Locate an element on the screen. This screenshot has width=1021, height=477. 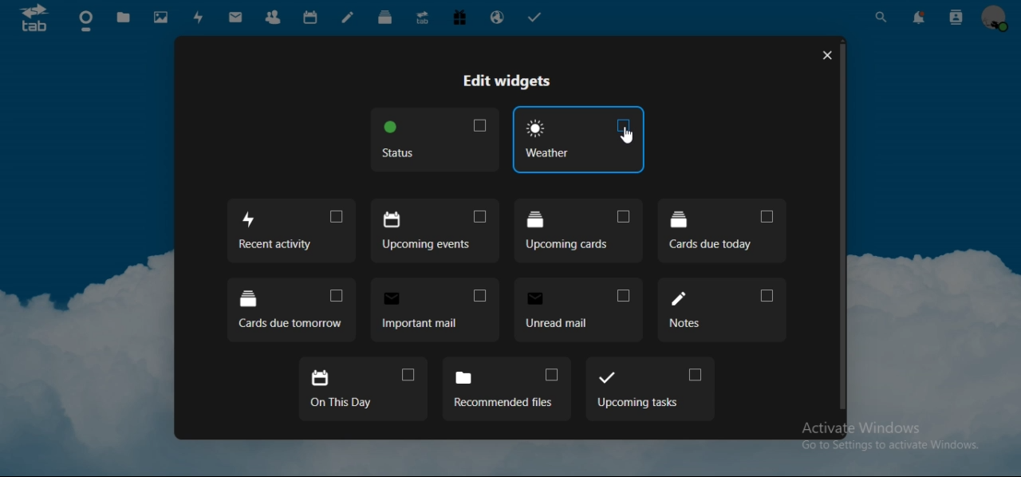
calendar is located at coordinates (311, 18).